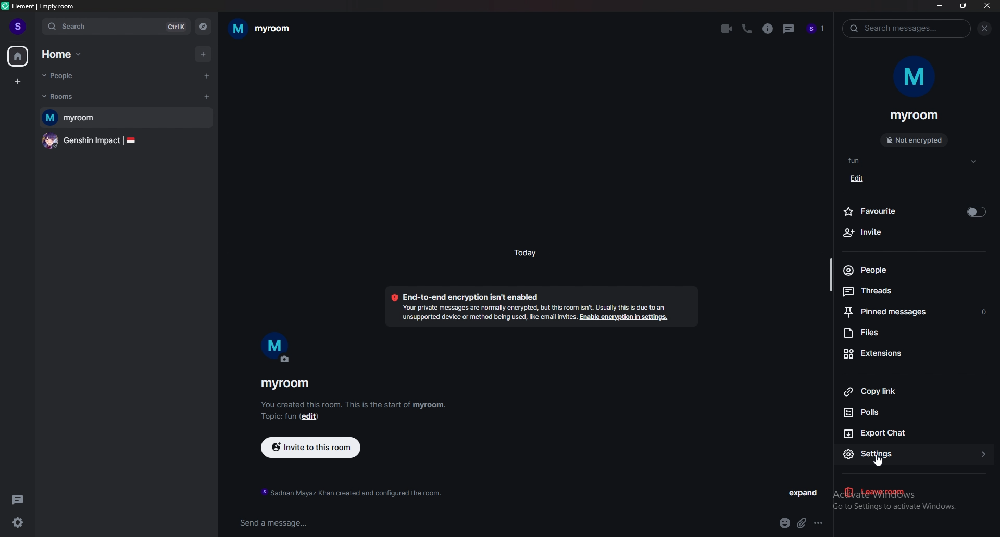  Describe the element at coordinates (911, 391) in the screenshot. I see `copy link` at that location.